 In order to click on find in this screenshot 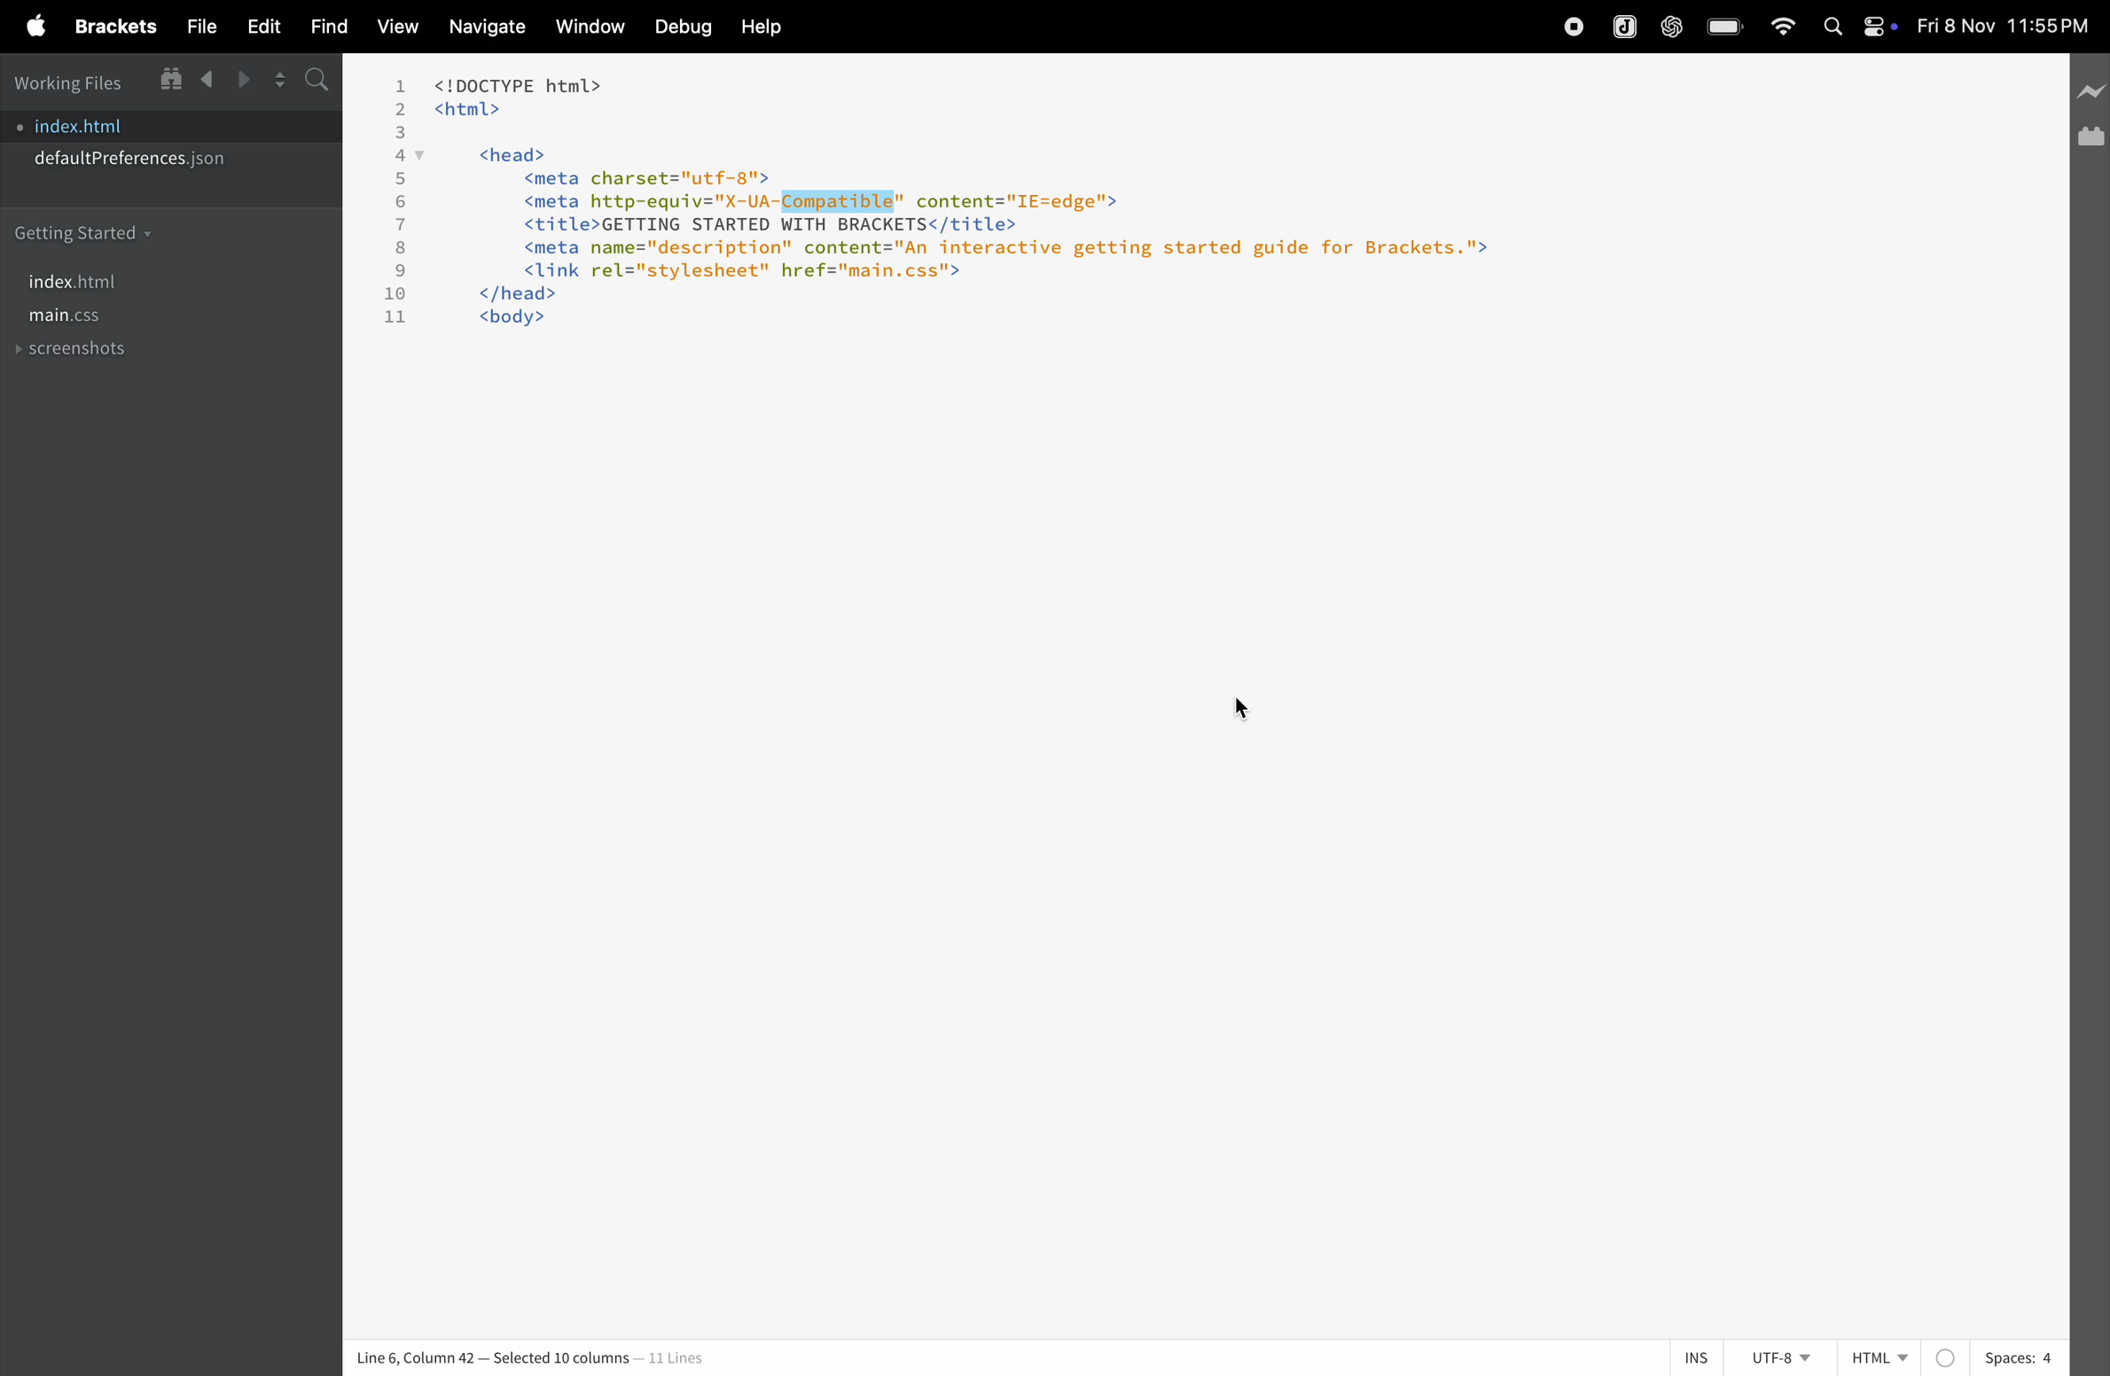, I will do `click(324, 27)`.